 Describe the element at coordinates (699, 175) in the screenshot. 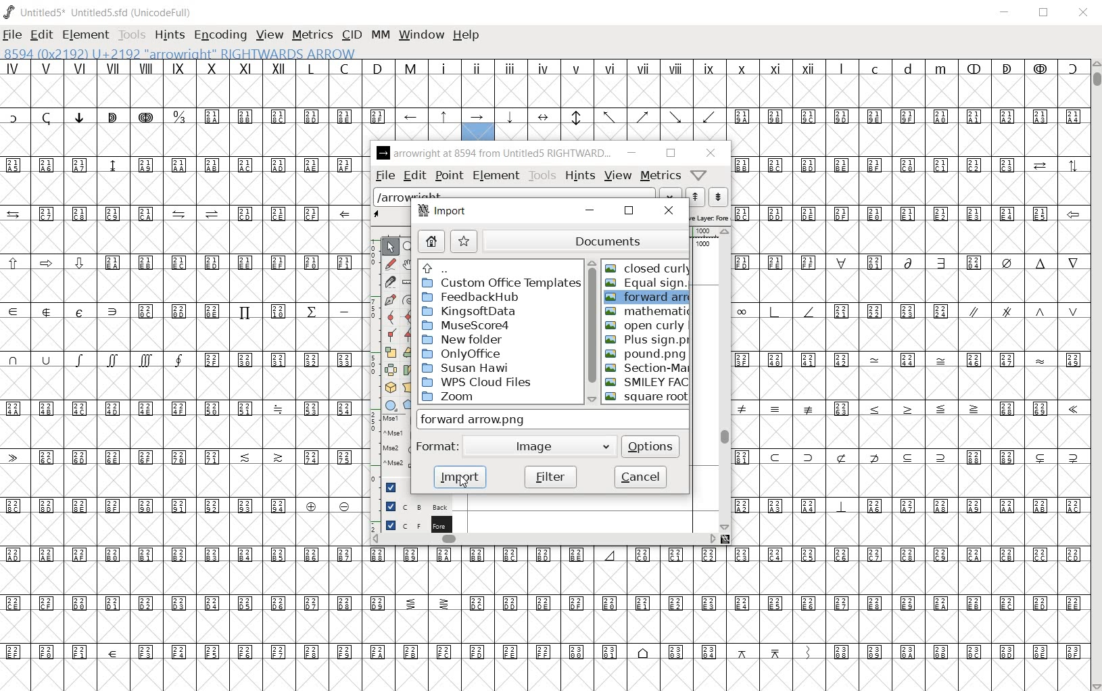

I see `Help/Window` at that location.